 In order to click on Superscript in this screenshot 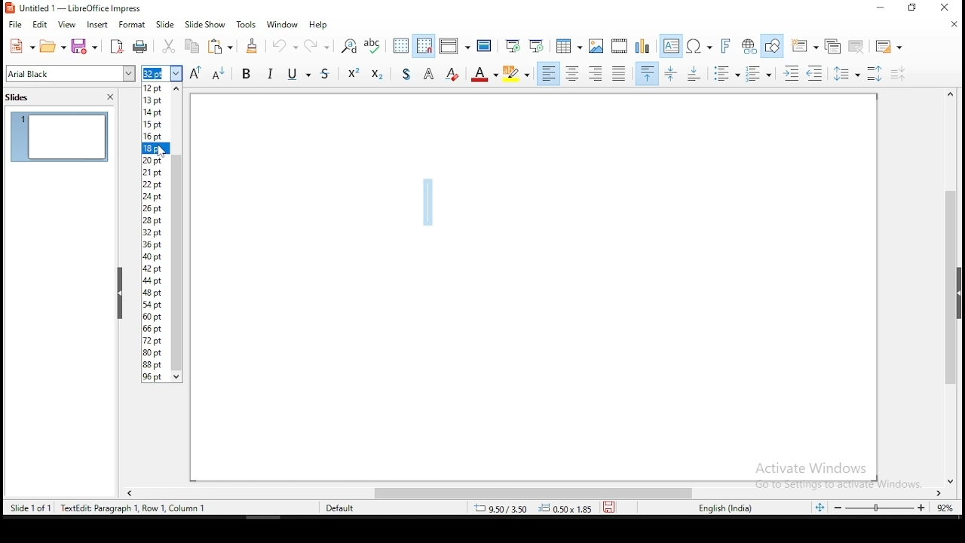, I will do `click(353, 72)`.